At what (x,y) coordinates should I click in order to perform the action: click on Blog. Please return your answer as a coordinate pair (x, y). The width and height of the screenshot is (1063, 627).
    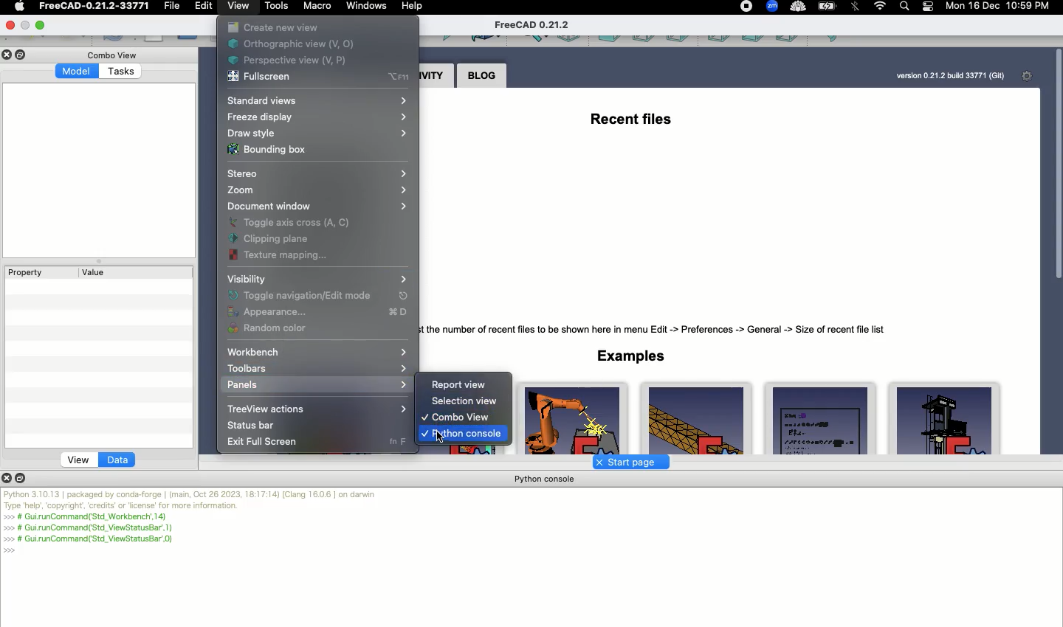
    Looking at the image, I should click on (482, 77).